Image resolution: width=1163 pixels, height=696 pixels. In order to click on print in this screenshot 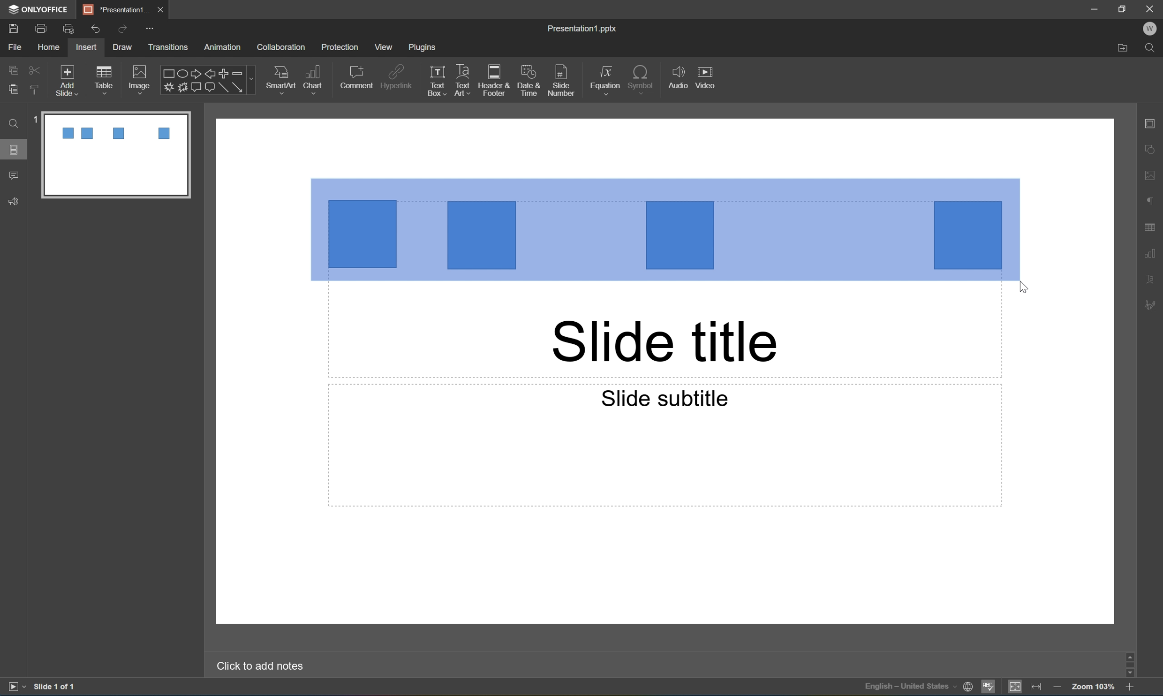, I will do `click(40, 27)`.